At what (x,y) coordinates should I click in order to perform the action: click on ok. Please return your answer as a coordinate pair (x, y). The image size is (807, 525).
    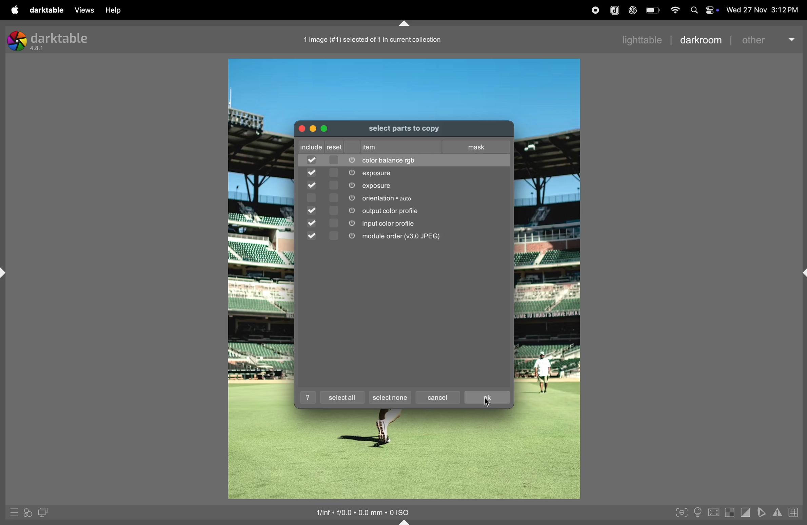
    Looking at the image, I should click on (487, 397).